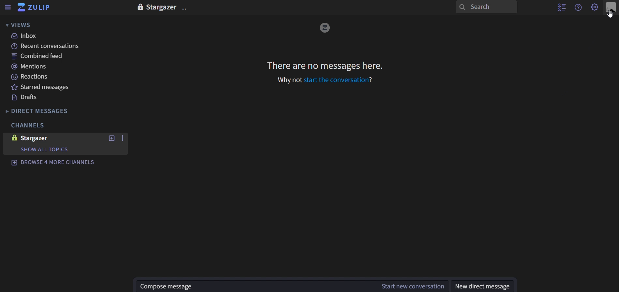 This screenshot has width=619, height=292. What do you see at coordinates (255, 286) in the screenshot?
I see `start new conversation` at bounding box center [255, 286].